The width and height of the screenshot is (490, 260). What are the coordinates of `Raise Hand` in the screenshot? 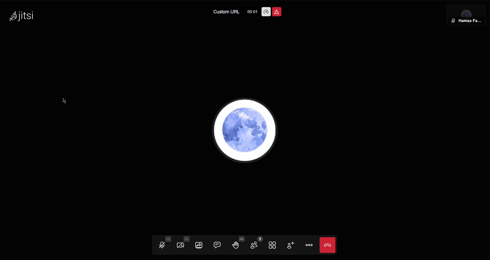 It's located at (238, 246).